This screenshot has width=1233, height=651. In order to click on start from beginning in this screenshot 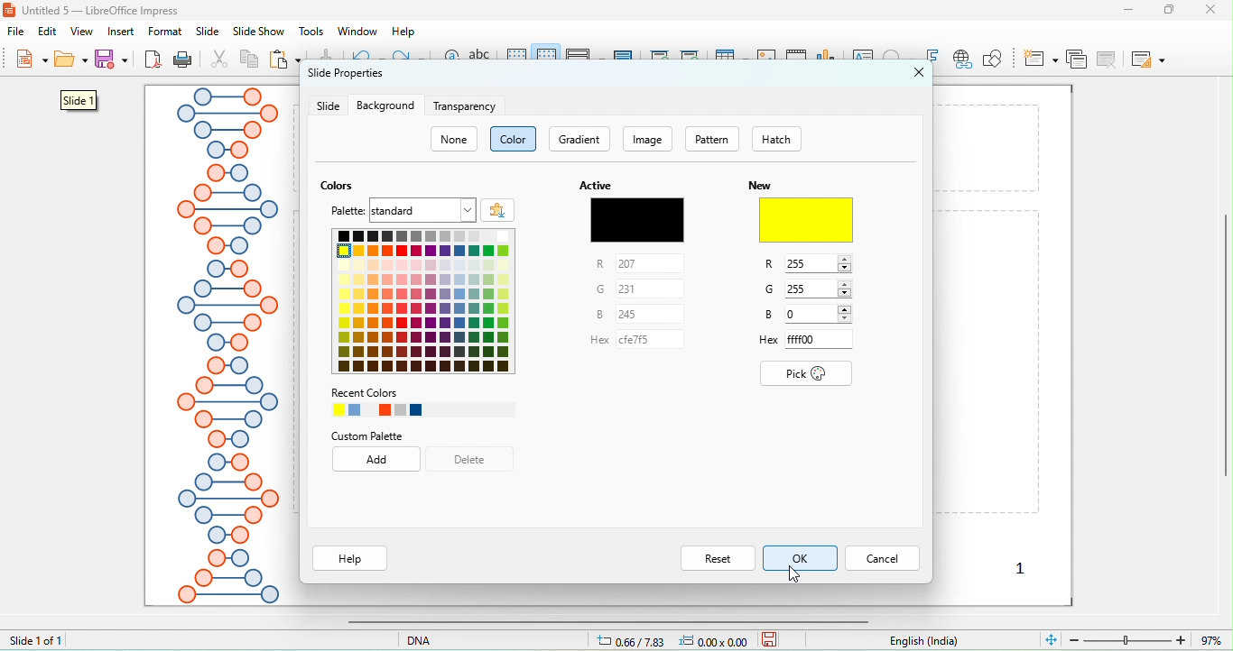, I will do `click(661, 59)`.